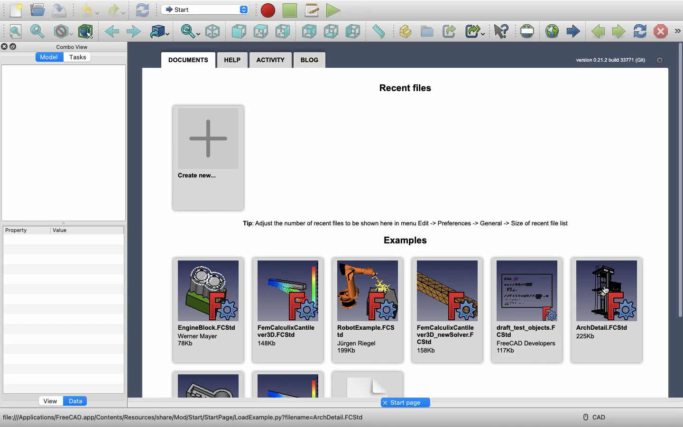 This screenshot has width=683, height=427. What do you see at coordinates (610, 61) in the screenshot?
I see `Version` at bounding box center [610, 61].